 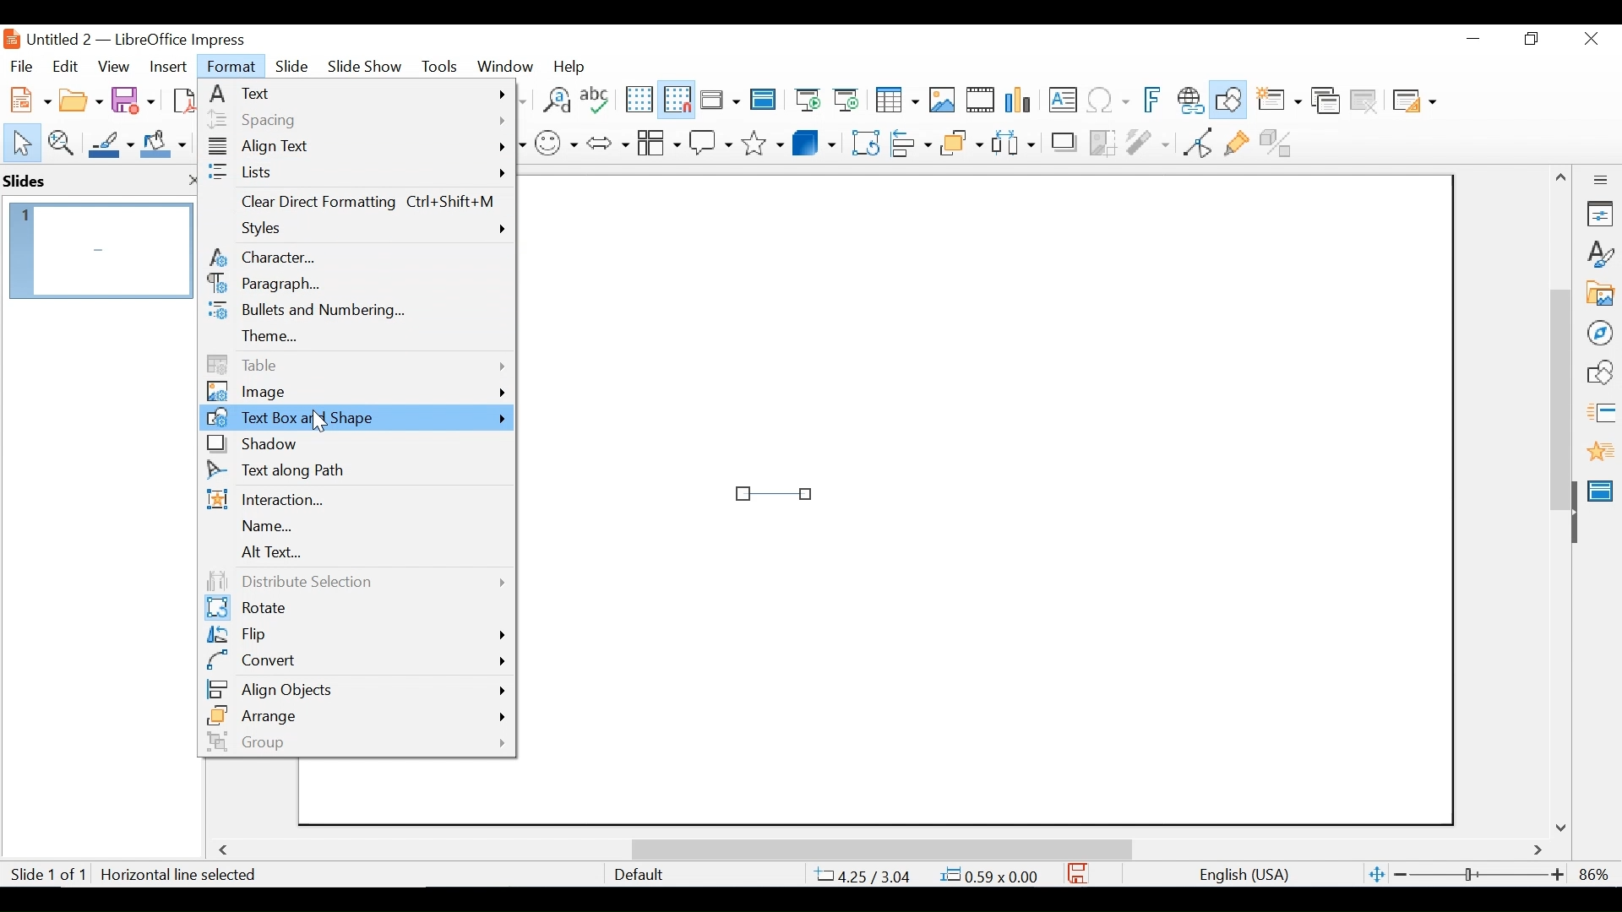 What do you see at coordinates (1278, 101) in the screenshot?
I see `New slide` at bounding box center [1278, 101].